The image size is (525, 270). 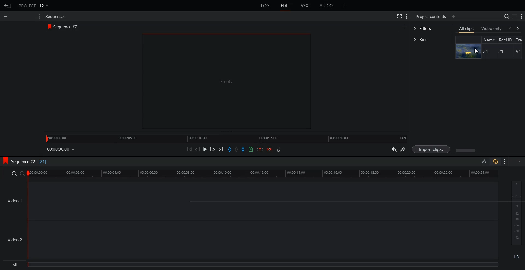 I want to click on Nudge one frame forward, so click(x=212, y=149).